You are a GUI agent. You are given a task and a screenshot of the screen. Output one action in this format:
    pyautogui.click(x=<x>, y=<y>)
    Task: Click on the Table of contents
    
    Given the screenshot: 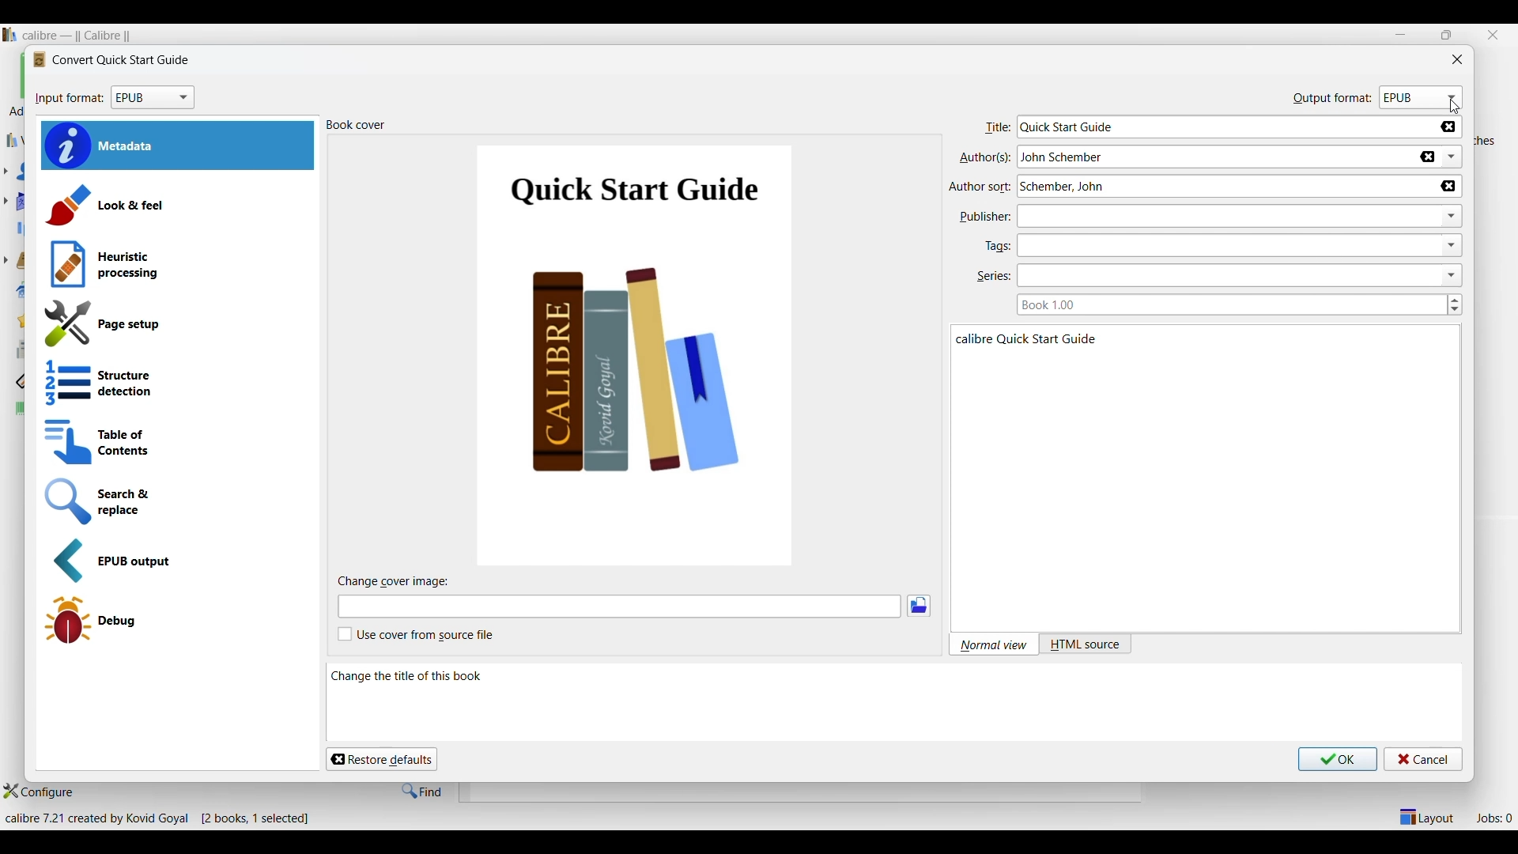 What is the action you would take?
    pyautogui.click(x=175, y=443)
    